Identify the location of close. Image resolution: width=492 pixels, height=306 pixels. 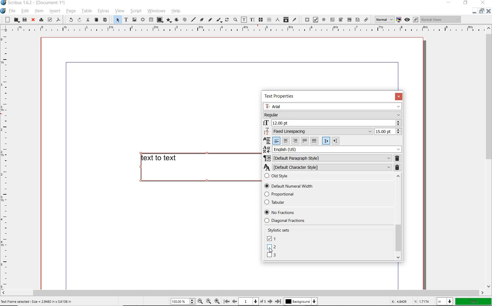
(32, 20).